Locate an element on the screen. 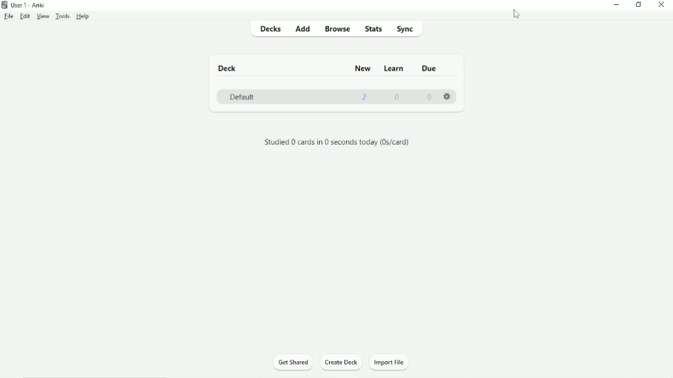 The height and width of the screenshot is (378, 673). 2 is located at coordinates (366, 99).